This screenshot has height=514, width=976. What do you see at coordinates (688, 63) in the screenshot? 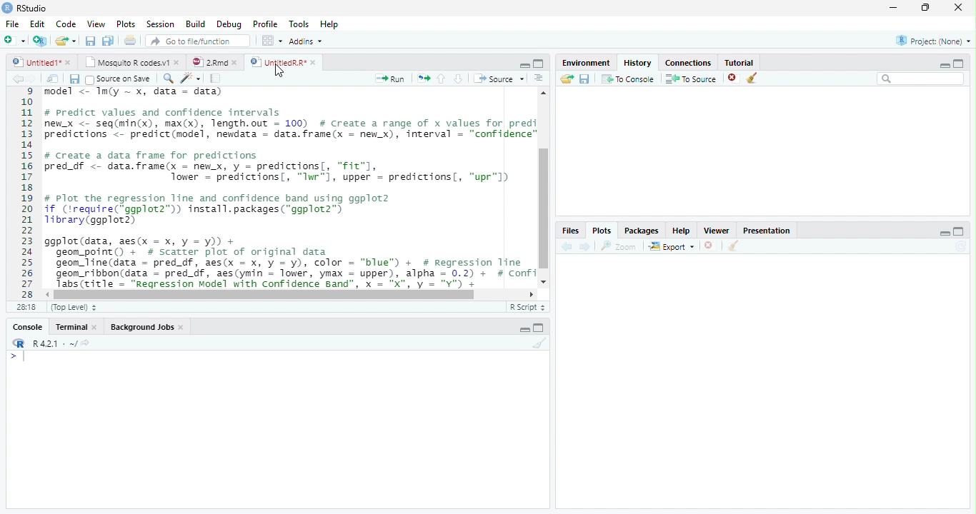
I see `Connection` at bounding box center [688, 63].